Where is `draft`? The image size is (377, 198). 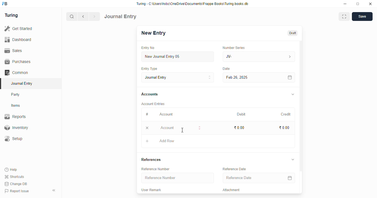 draft is located at coordinates (292, 33).